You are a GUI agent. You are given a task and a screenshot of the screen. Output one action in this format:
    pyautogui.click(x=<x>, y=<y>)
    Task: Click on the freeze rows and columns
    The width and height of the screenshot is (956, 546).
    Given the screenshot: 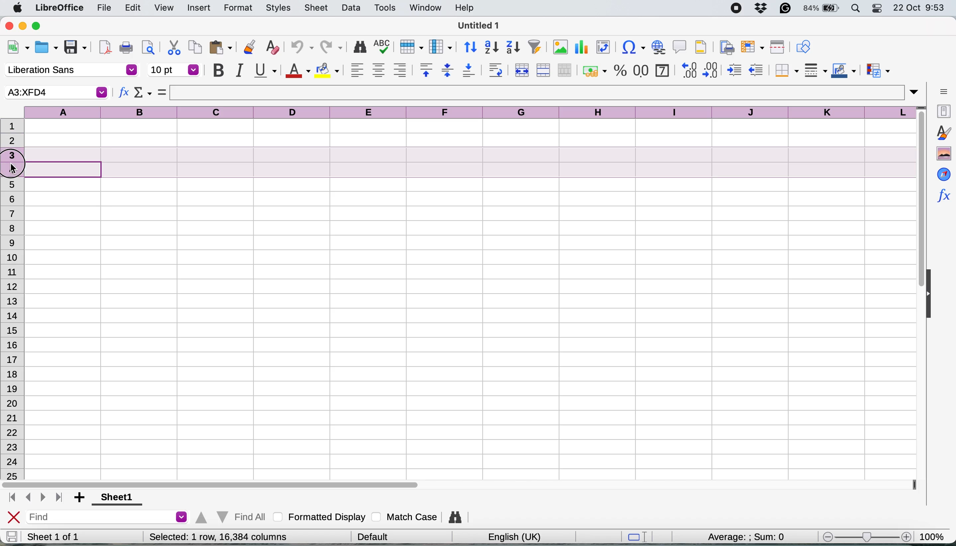 What is the action you would take?
    pyautogui.click(x=750, y=47)
    